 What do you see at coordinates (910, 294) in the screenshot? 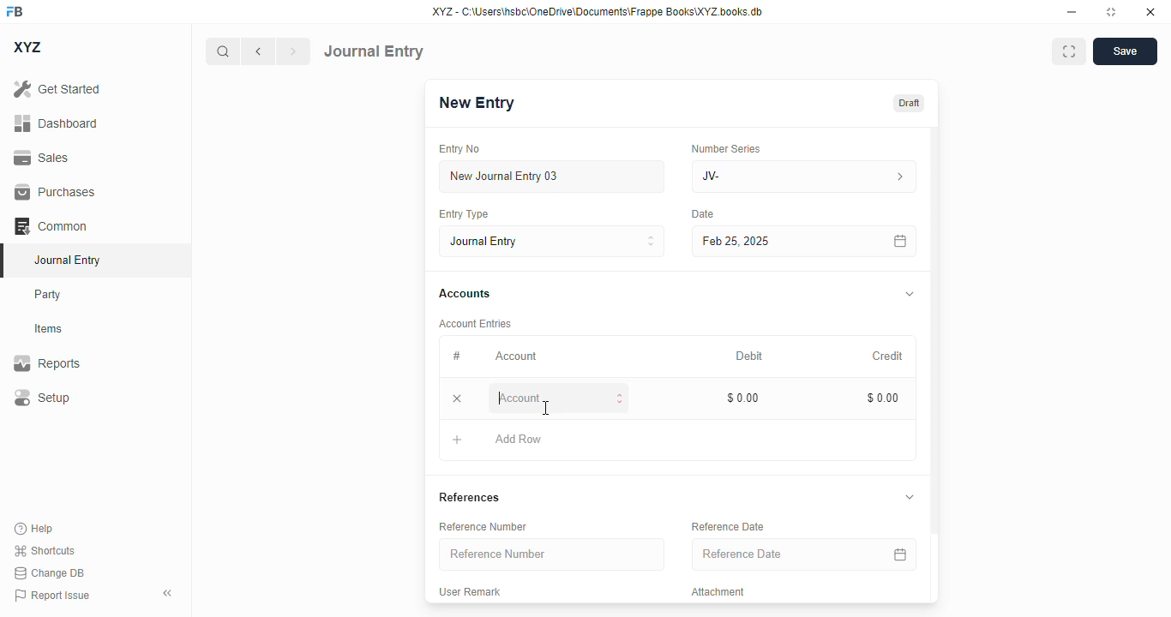
I see `toggle expand/collapse` at bounding box center [910, 294].